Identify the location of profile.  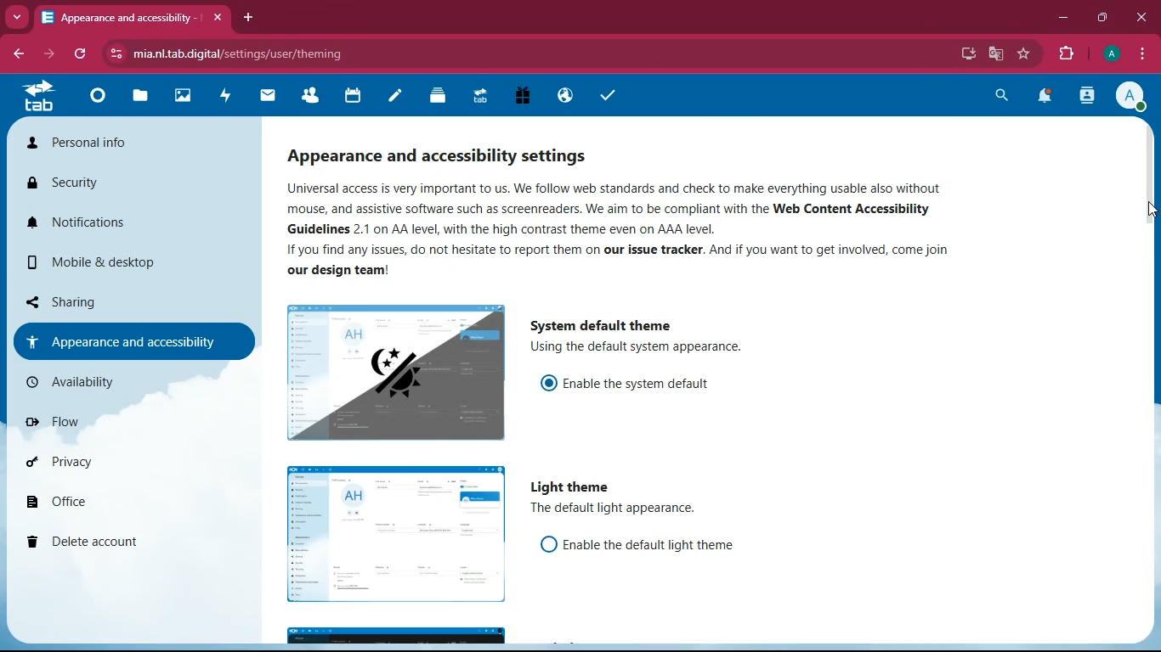
(1135, 98).